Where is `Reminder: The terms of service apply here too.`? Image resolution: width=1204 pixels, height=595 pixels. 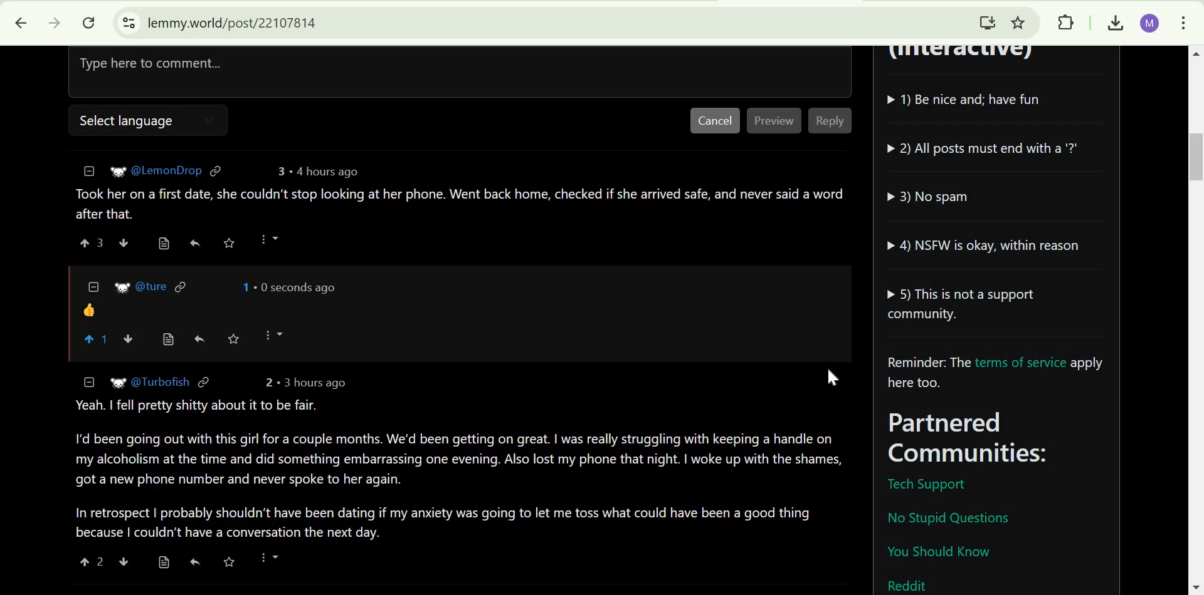 Reminder: The terms of service apply here too. is located at coordinates (1000, 374).